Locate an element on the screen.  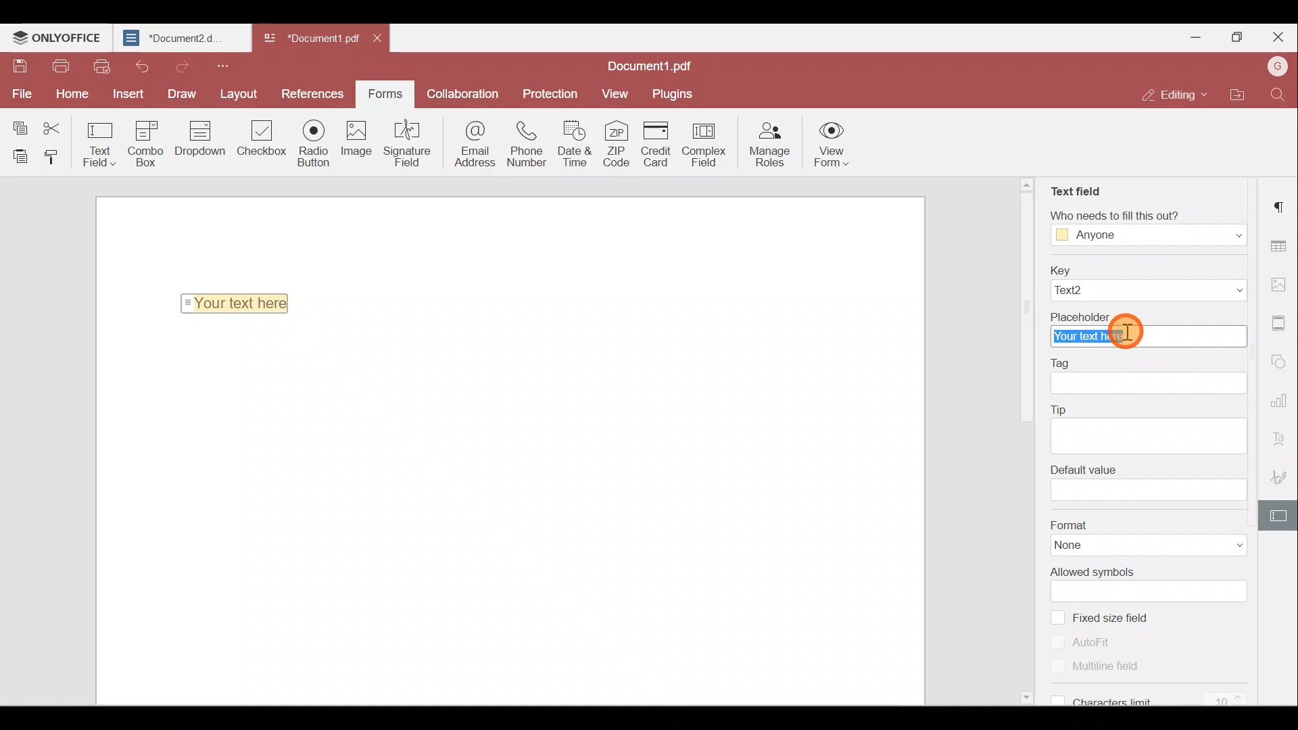
Insert is located at coordinates (126, 93).